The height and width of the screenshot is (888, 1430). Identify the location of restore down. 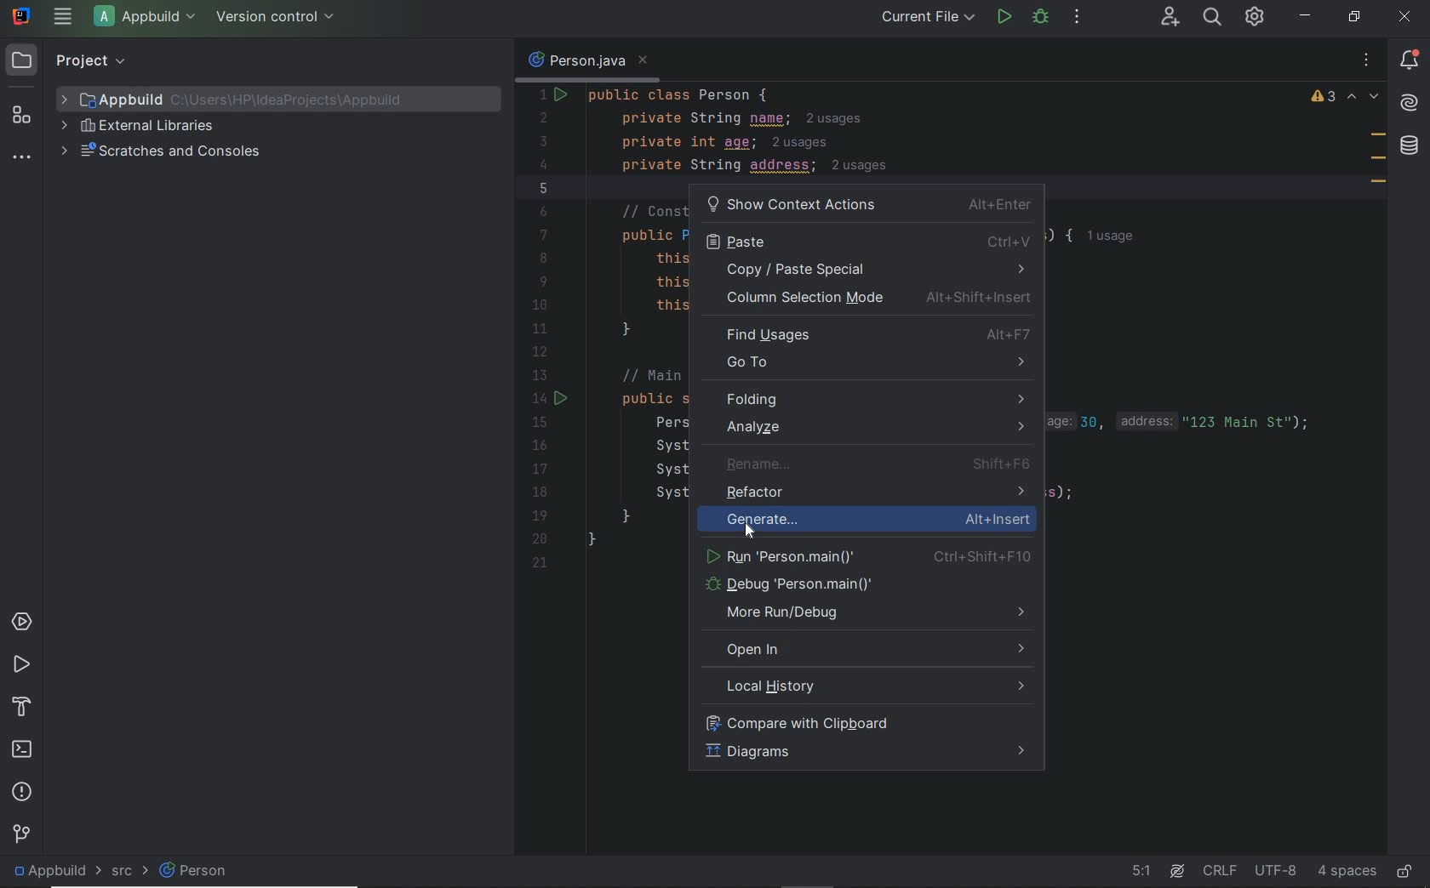
(1353, 16).